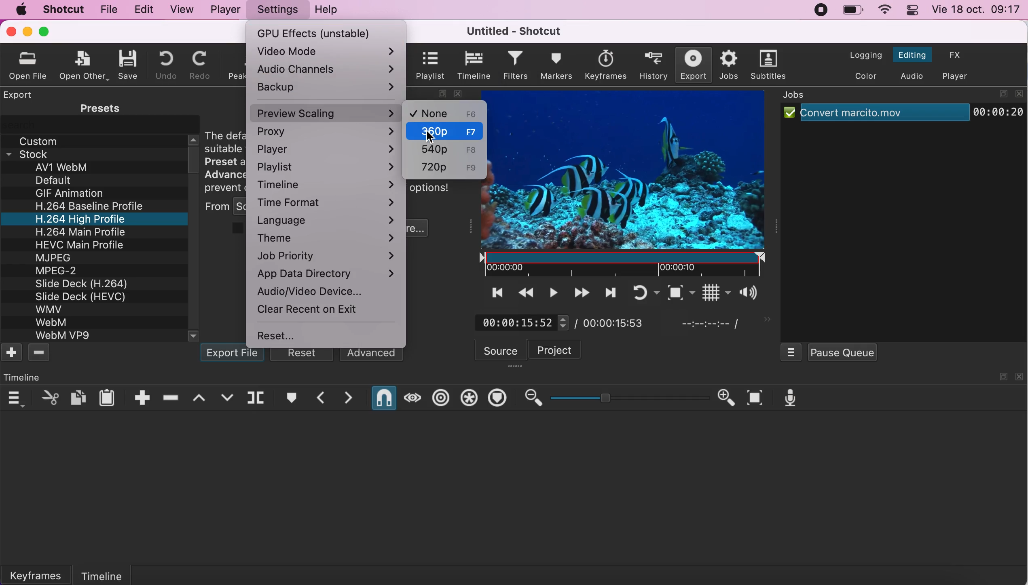 The image size is (1028, 585). Describe the element at coordinates (957, 54) in the screenshot. I see `switch to effects layout` at that location.